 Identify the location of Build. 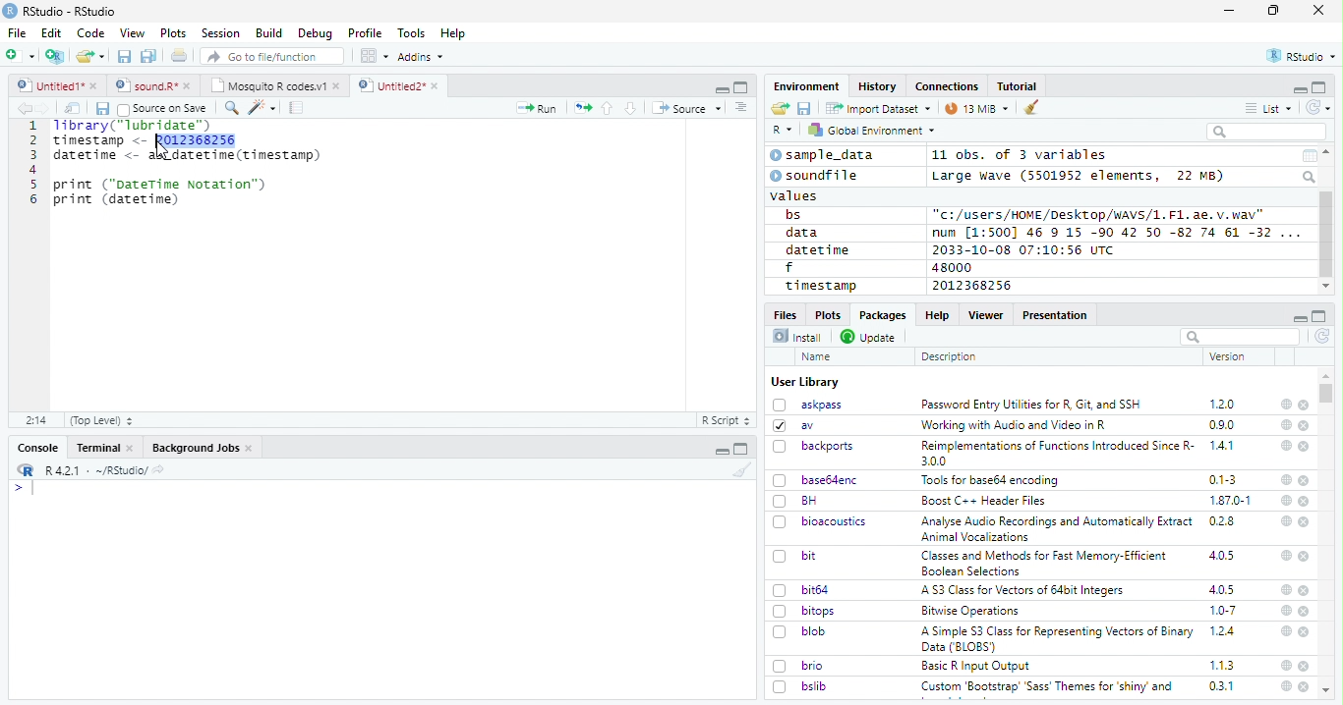
(268, 33).